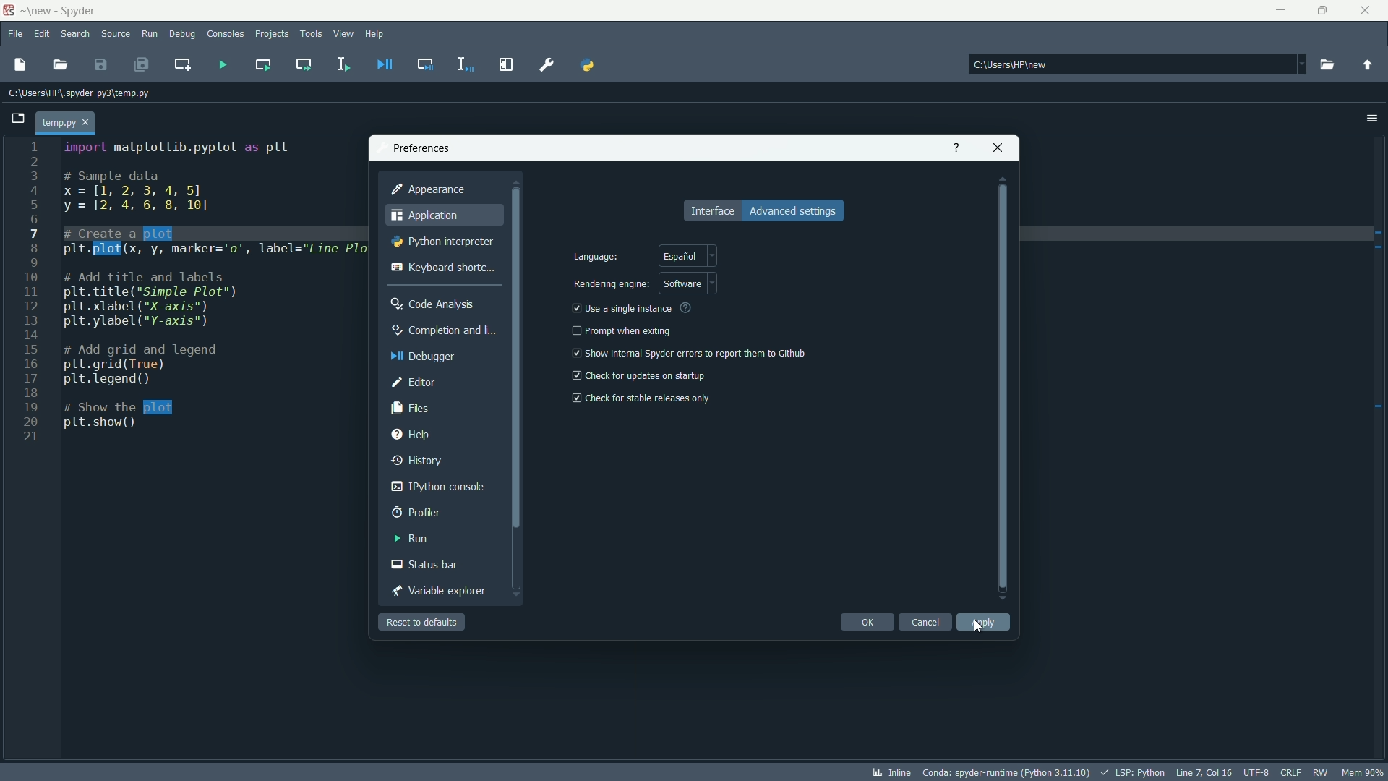 This screenshot has width=1388, height=781. Describe the element at coordinates (422, 148) in the screenshot. I see `preferences` at that location.